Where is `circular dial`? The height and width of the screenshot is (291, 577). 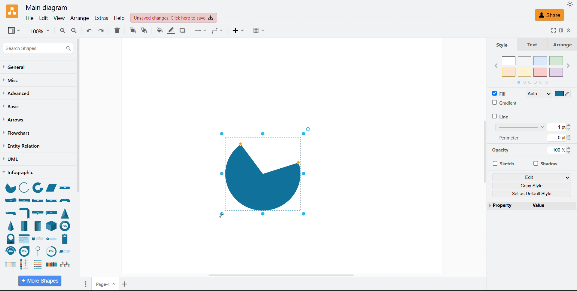
circular dial is located at coordinates (51, 252).